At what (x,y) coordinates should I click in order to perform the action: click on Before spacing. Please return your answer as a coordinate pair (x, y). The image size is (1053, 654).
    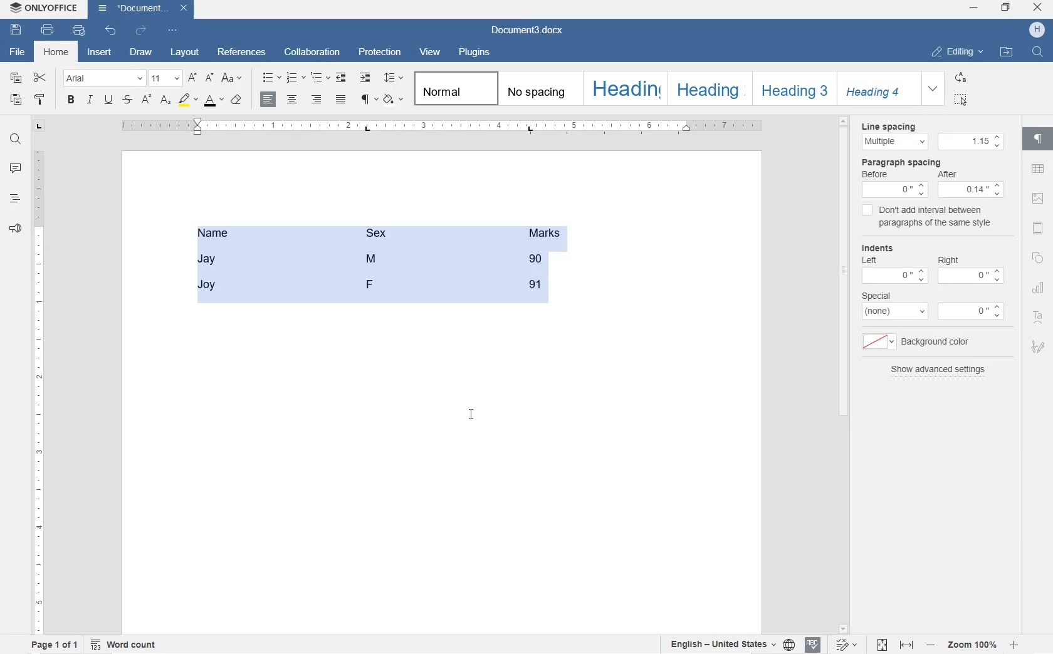
    Looking at the image, I should click on (893, 185).